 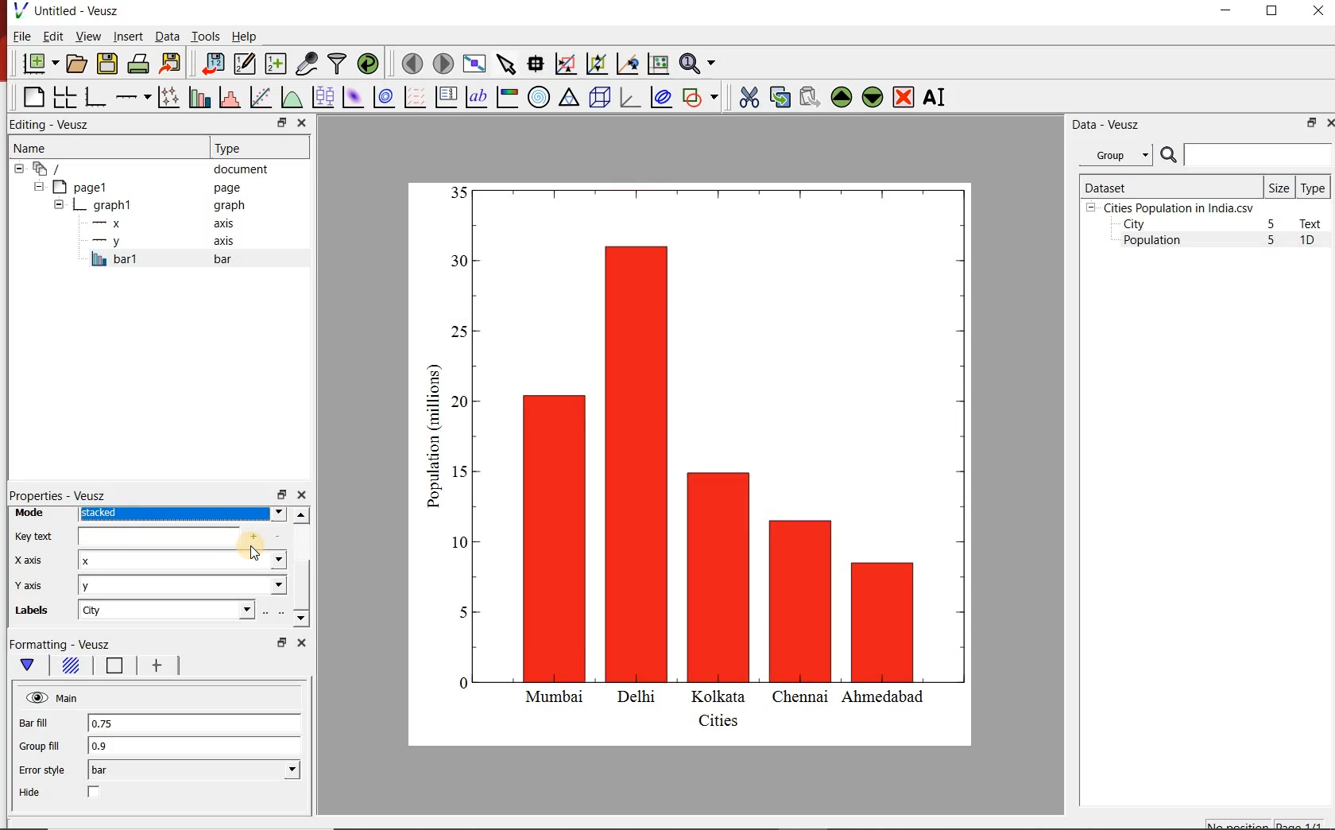 I want to click on plot bar charts, so click(x=197, y=97).